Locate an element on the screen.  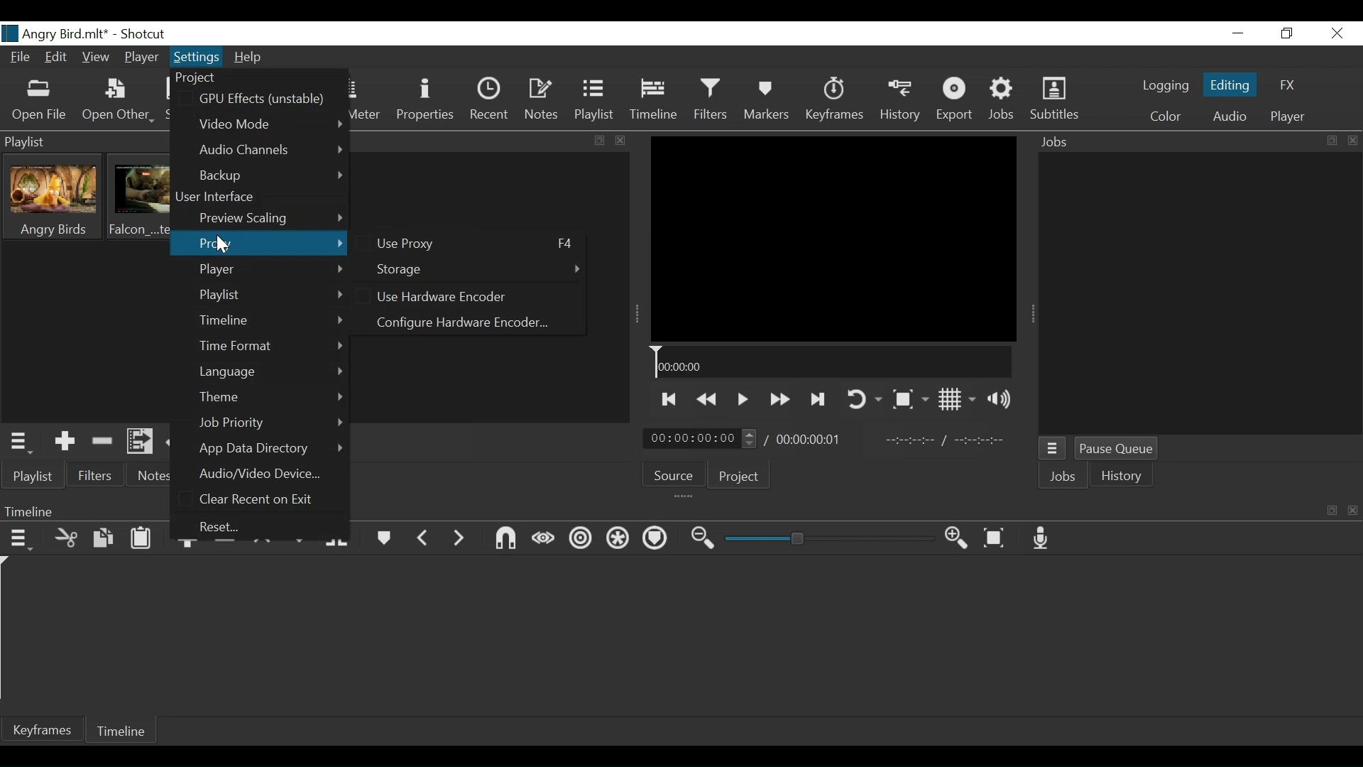
Close is located at coordinates (1337, 33).